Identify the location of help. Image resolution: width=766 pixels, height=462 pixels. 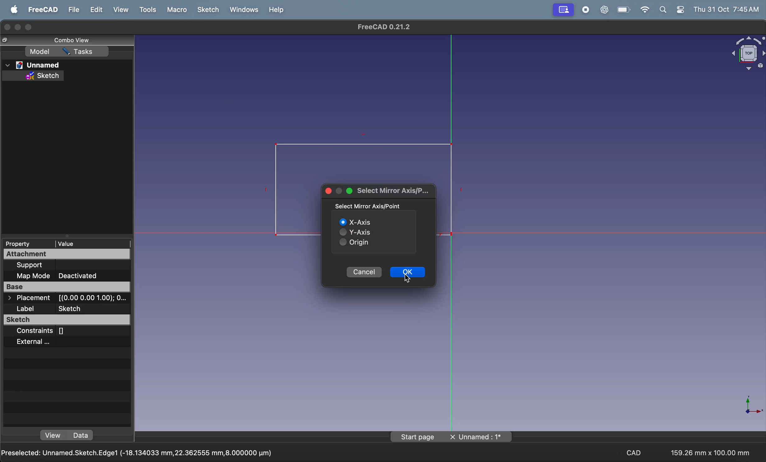
(278, 10).